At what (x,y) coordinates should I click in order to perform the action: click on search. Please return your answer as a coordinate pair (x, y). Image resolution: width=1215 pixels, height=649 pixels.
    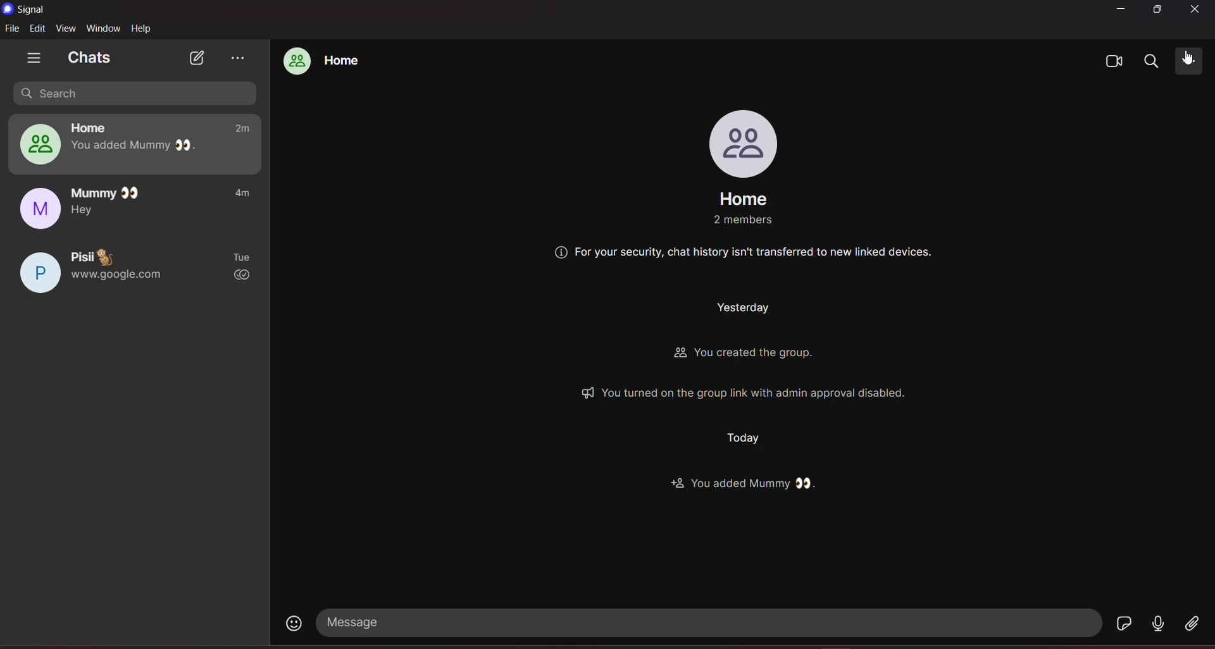
    Looking at the image, I should click on (135, 92).